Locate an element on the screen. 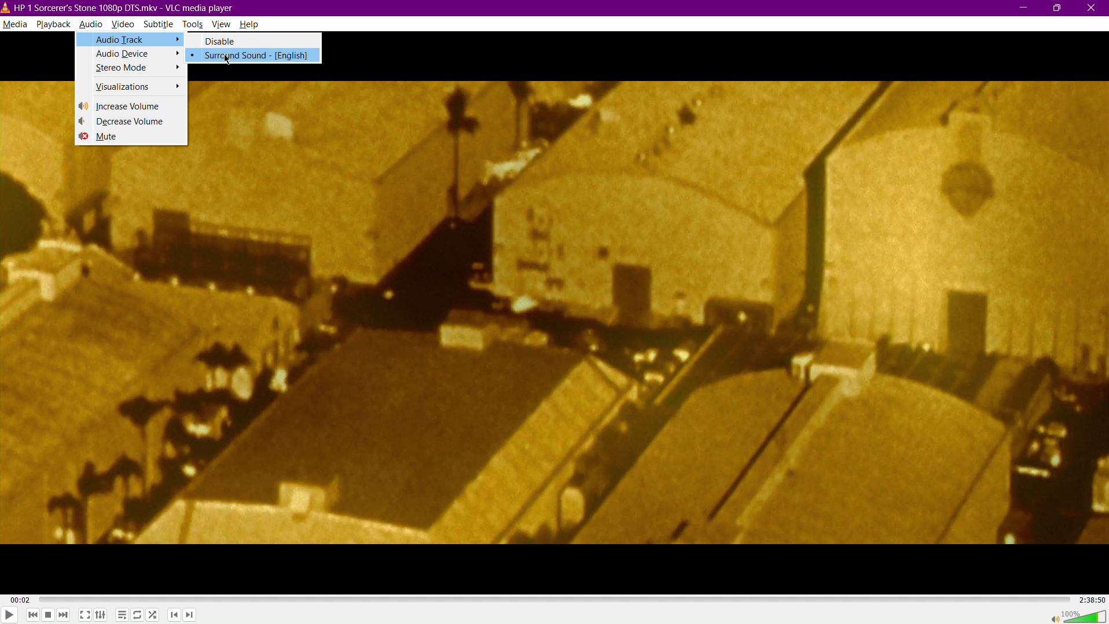  HP | Sorcerer's Stone 1080p DTS.mkv - VLC media player is located at coordinates (118, 9).